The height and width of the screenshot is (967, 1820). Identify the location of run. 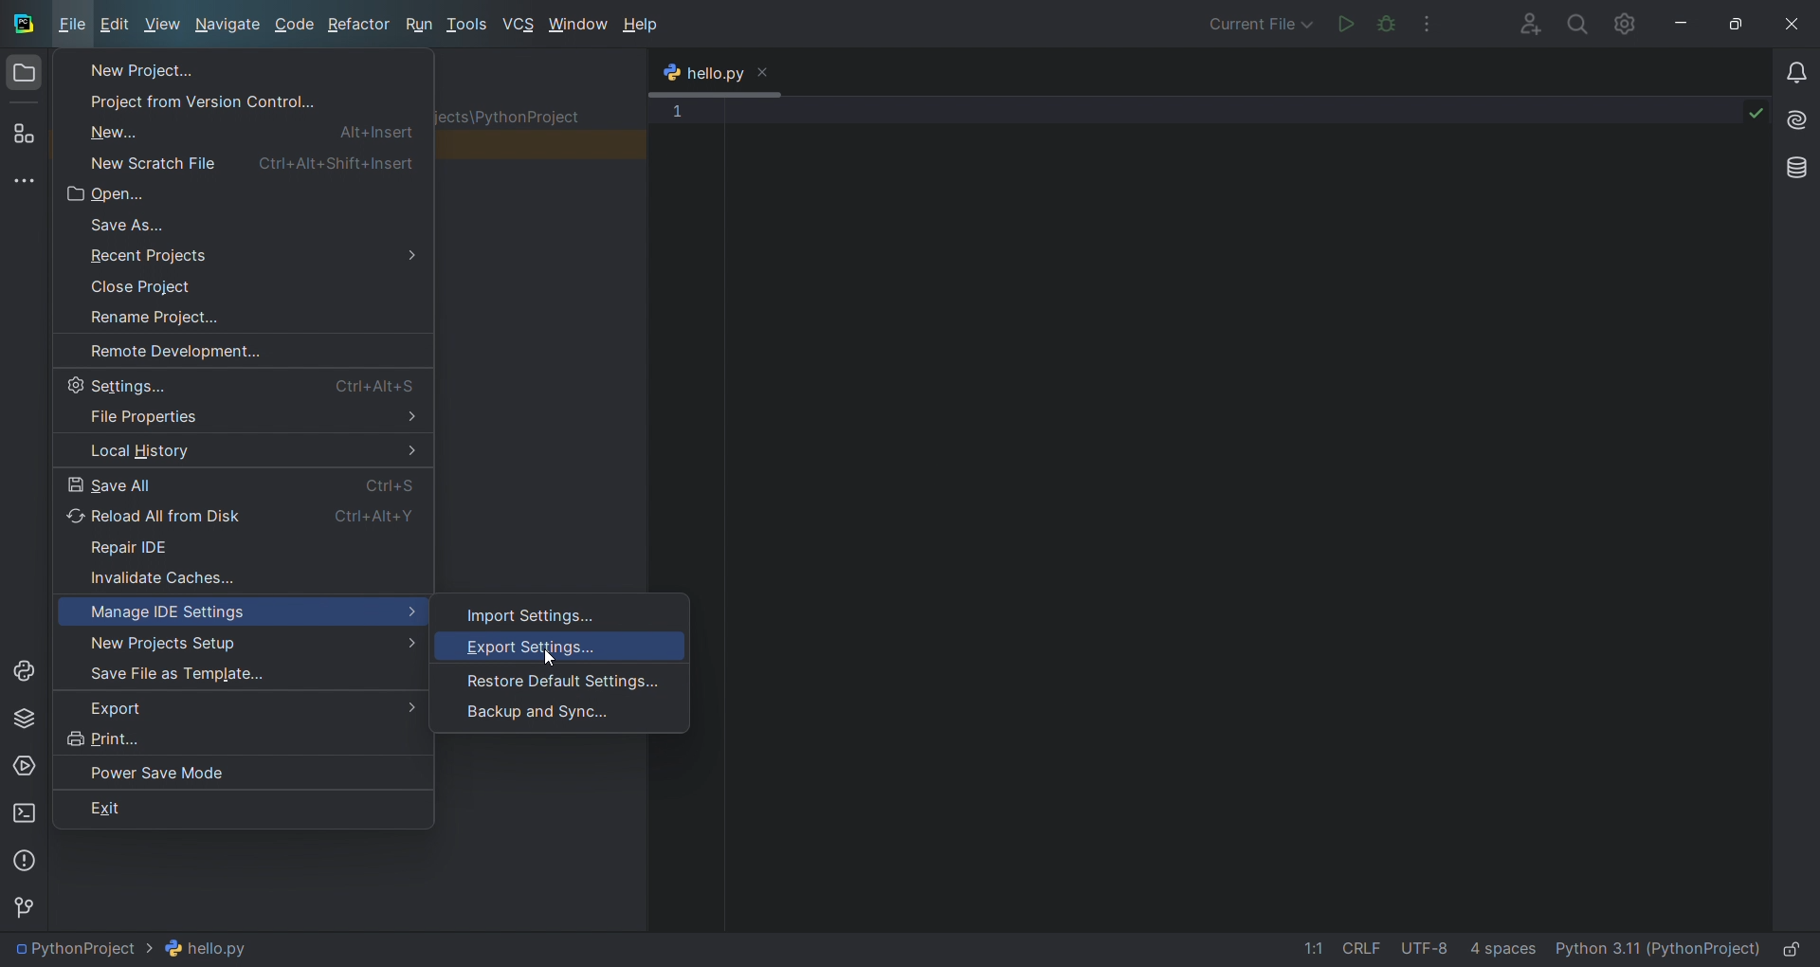
(420, 25).